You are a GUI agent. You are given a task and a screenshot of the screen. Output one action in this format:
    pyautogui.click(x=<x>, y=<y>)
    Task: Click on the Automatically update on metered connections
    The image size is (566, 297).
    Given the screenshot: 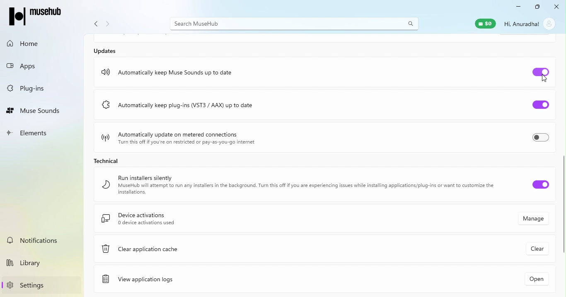 What is the action you would take?
    pyautogui.click(x=184, y=138)
    